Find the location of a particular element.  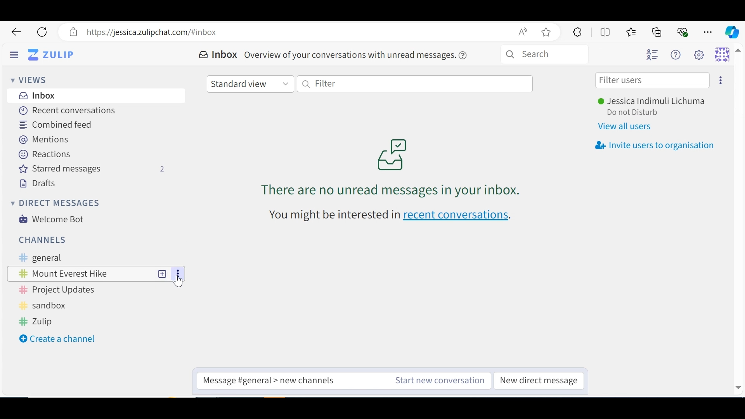

more options is located at coordinates (175, 274).